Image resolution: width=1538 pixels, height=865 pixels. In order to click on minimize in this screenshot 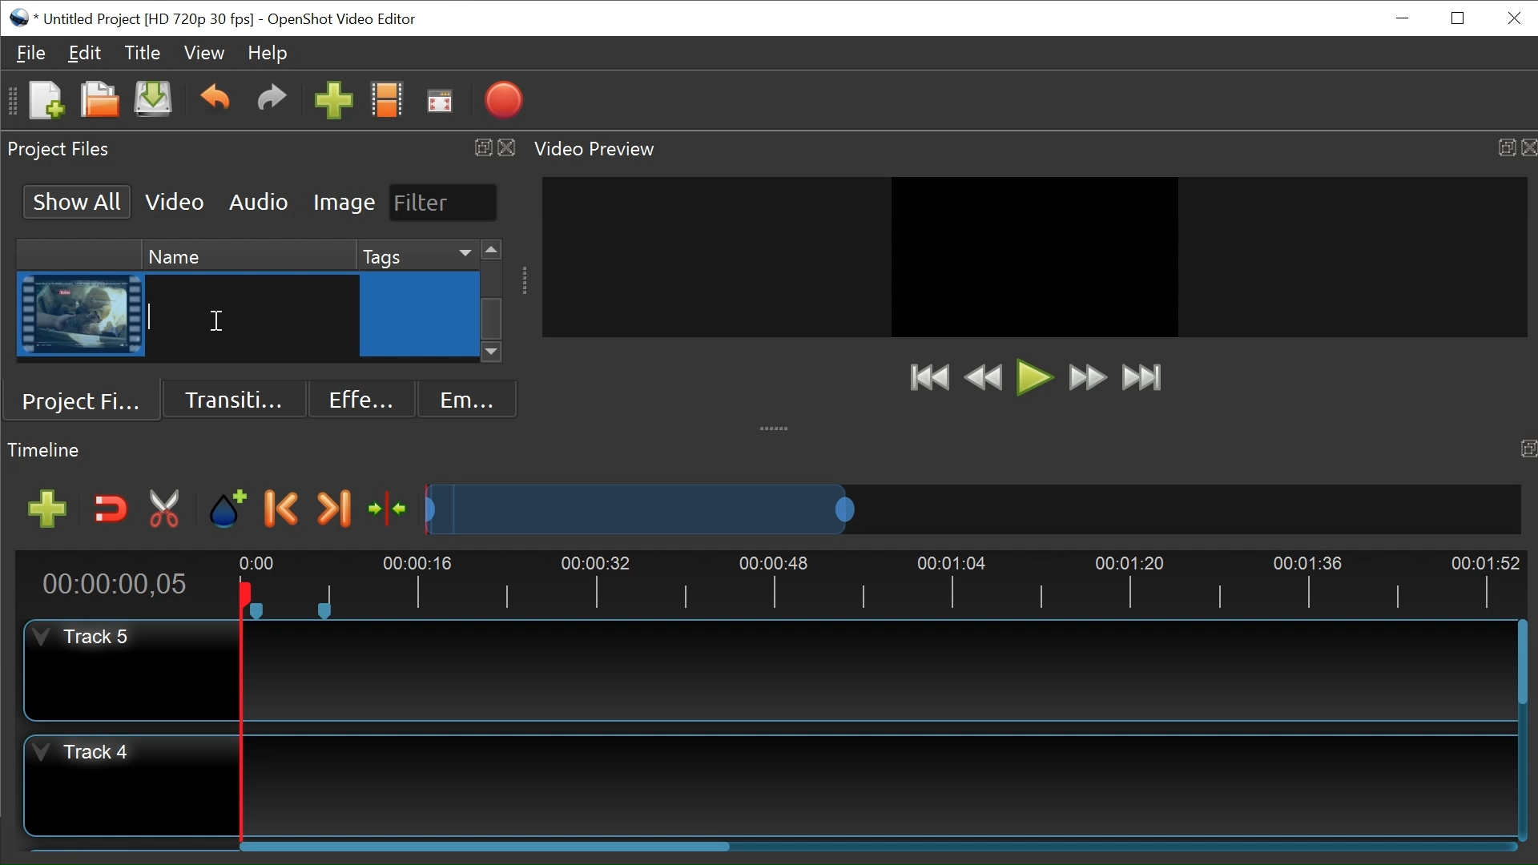, I will do `click(1404, 18)`.